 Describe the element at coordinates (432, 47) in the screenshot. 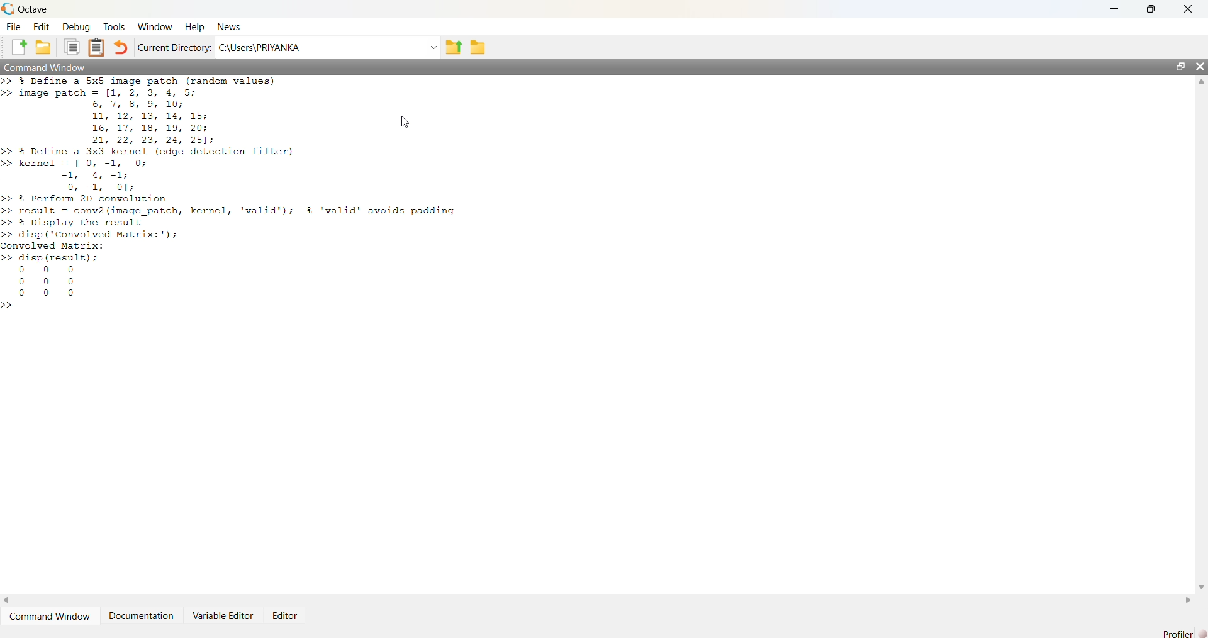

I see `Dropdown` at that location.